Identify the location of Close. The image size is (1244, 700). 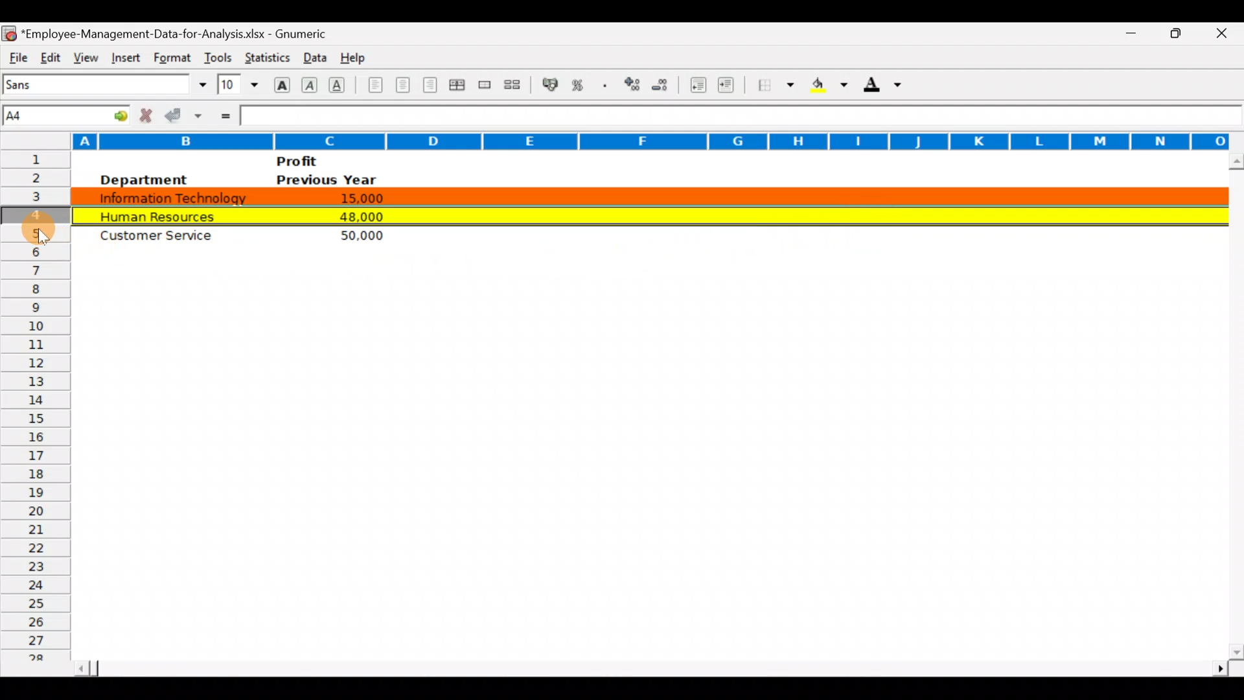
(1226, 34).